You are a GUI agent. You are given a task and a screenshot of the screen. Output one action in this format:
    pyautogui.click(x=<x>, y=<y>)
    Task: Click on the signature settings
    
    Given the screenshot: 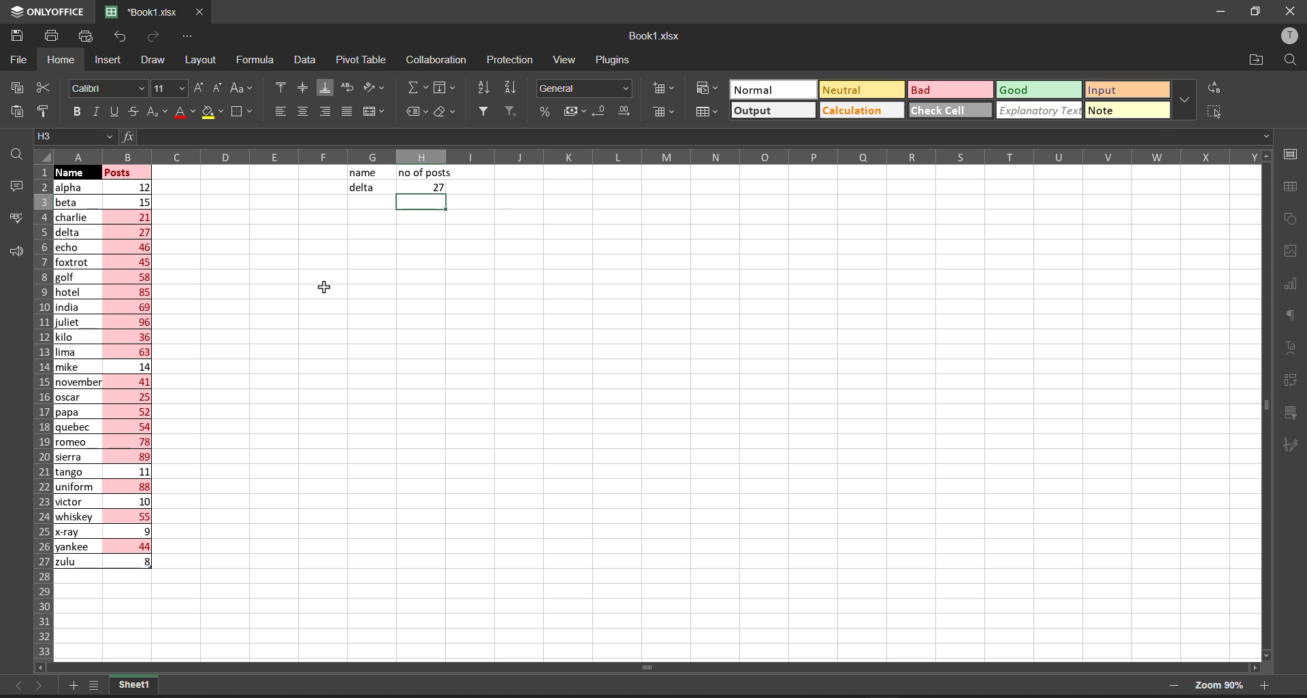 What is the action you would take?
    pyautogui.click(x=1295, y=444)
    